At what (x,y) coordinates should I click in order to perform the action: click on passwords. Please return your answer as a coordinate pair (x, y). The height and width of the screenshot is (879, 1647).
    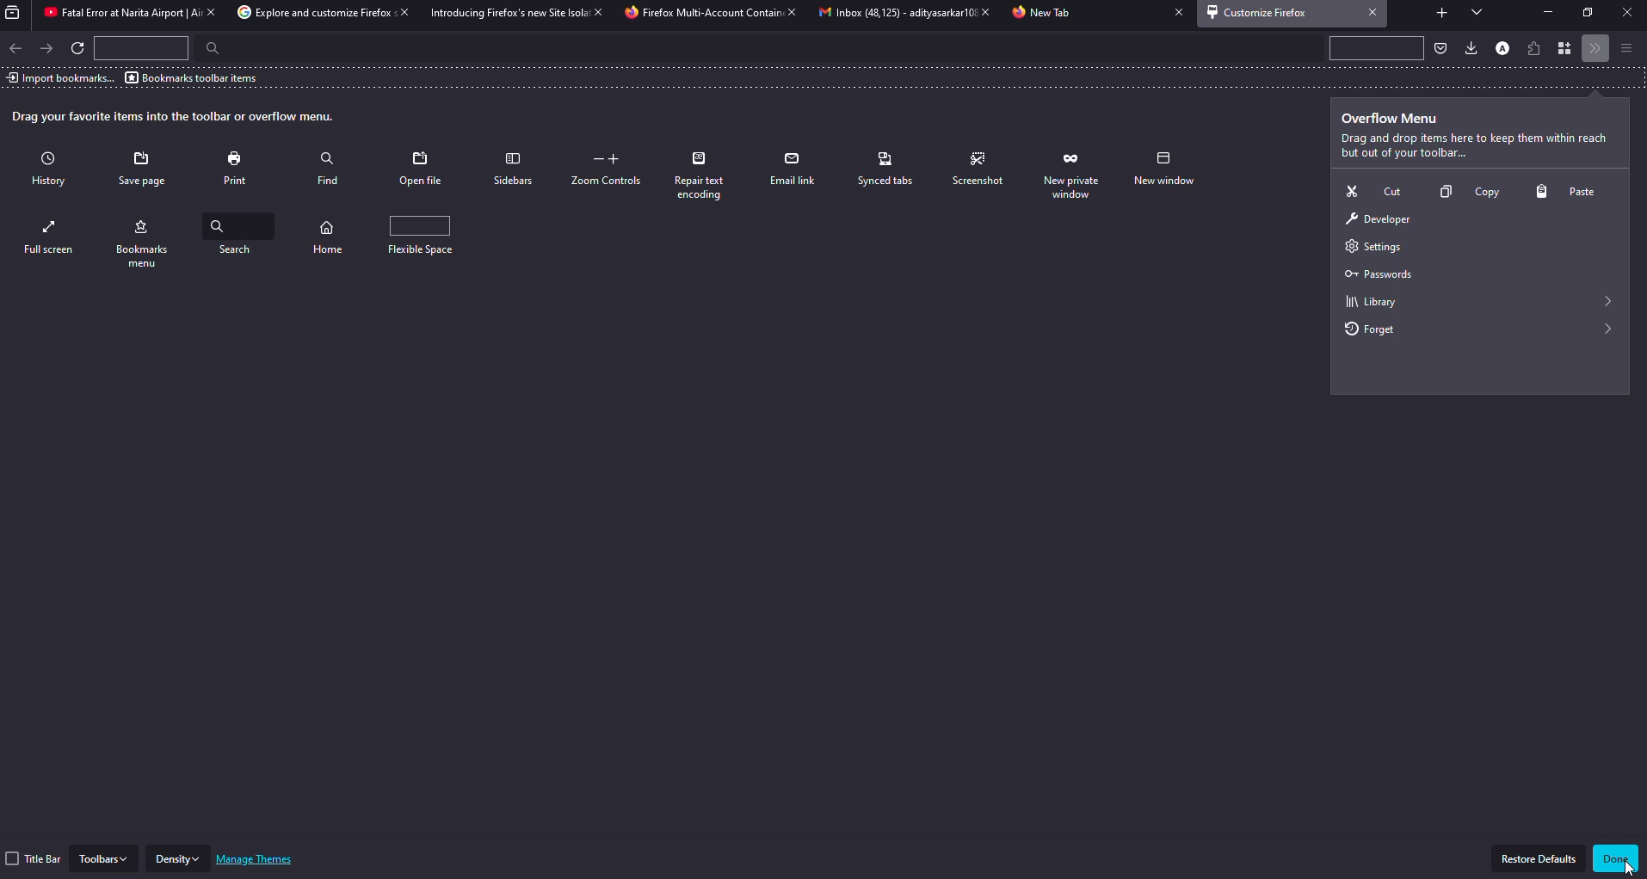
    Looking at the image, I should click on (1376, 274).